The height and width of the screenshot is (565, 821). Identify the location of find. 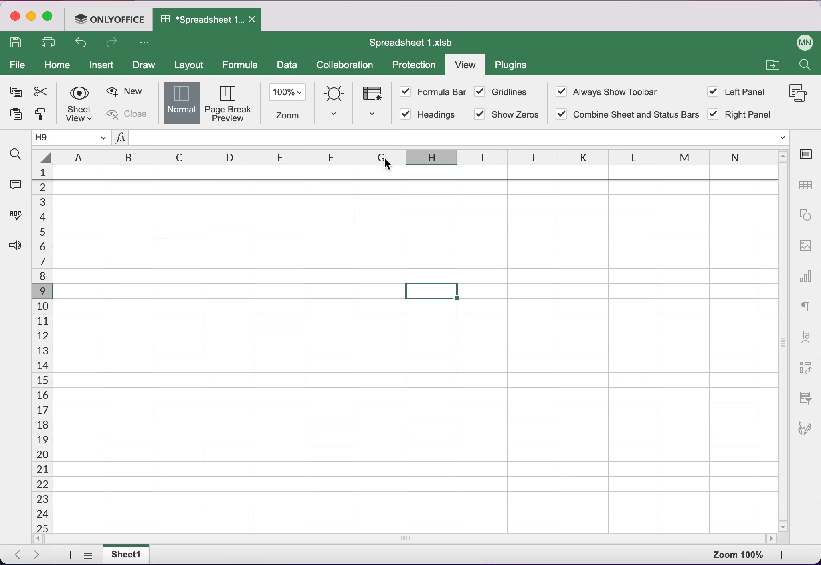
(806, 65).